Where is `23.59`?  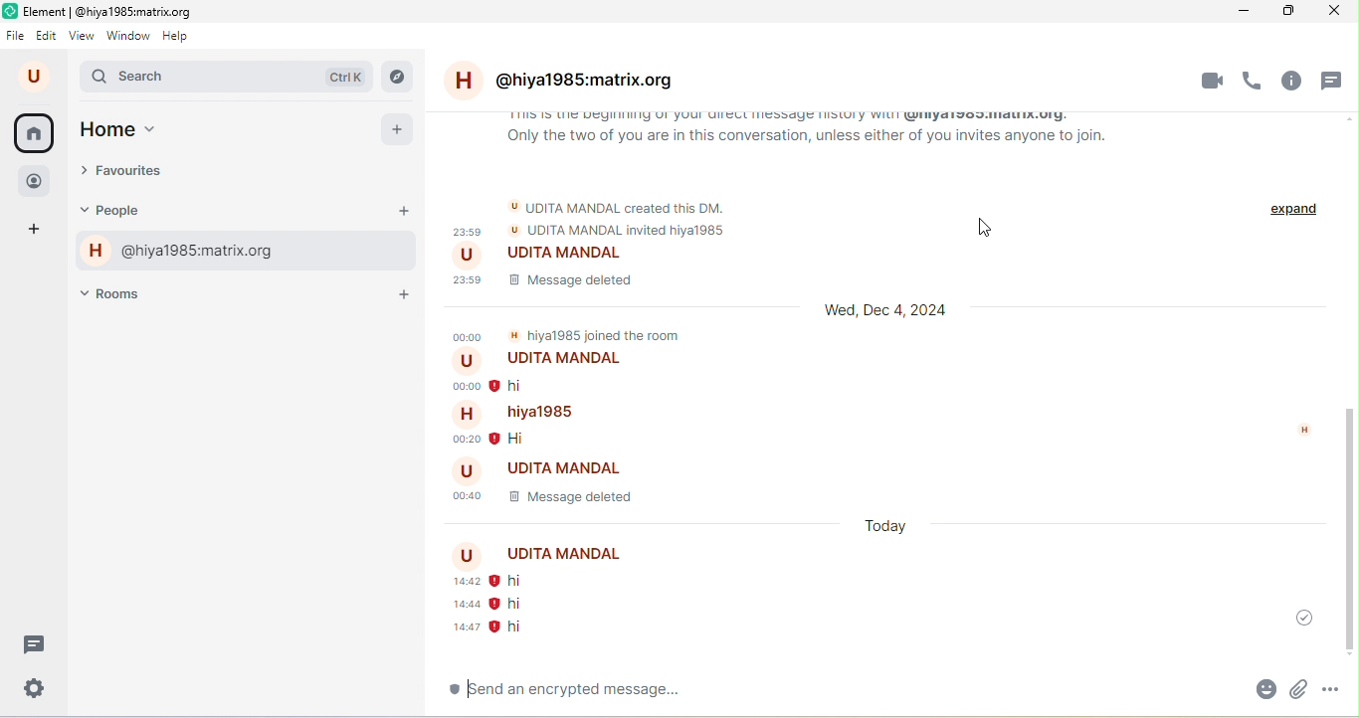 23.59 is located at coordinates (471, 276).